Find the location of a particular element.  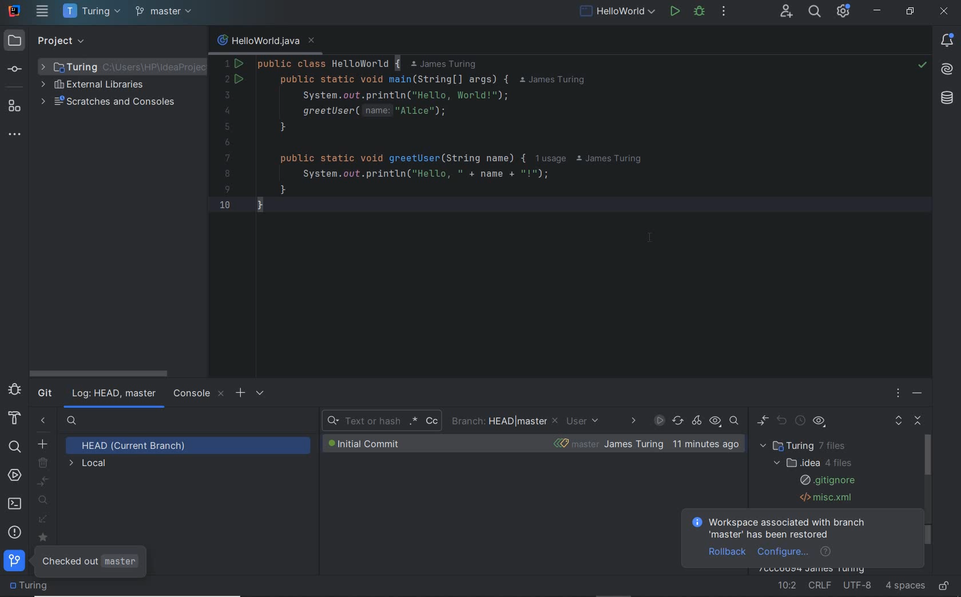

main menu is located at coordinates (43, 11).